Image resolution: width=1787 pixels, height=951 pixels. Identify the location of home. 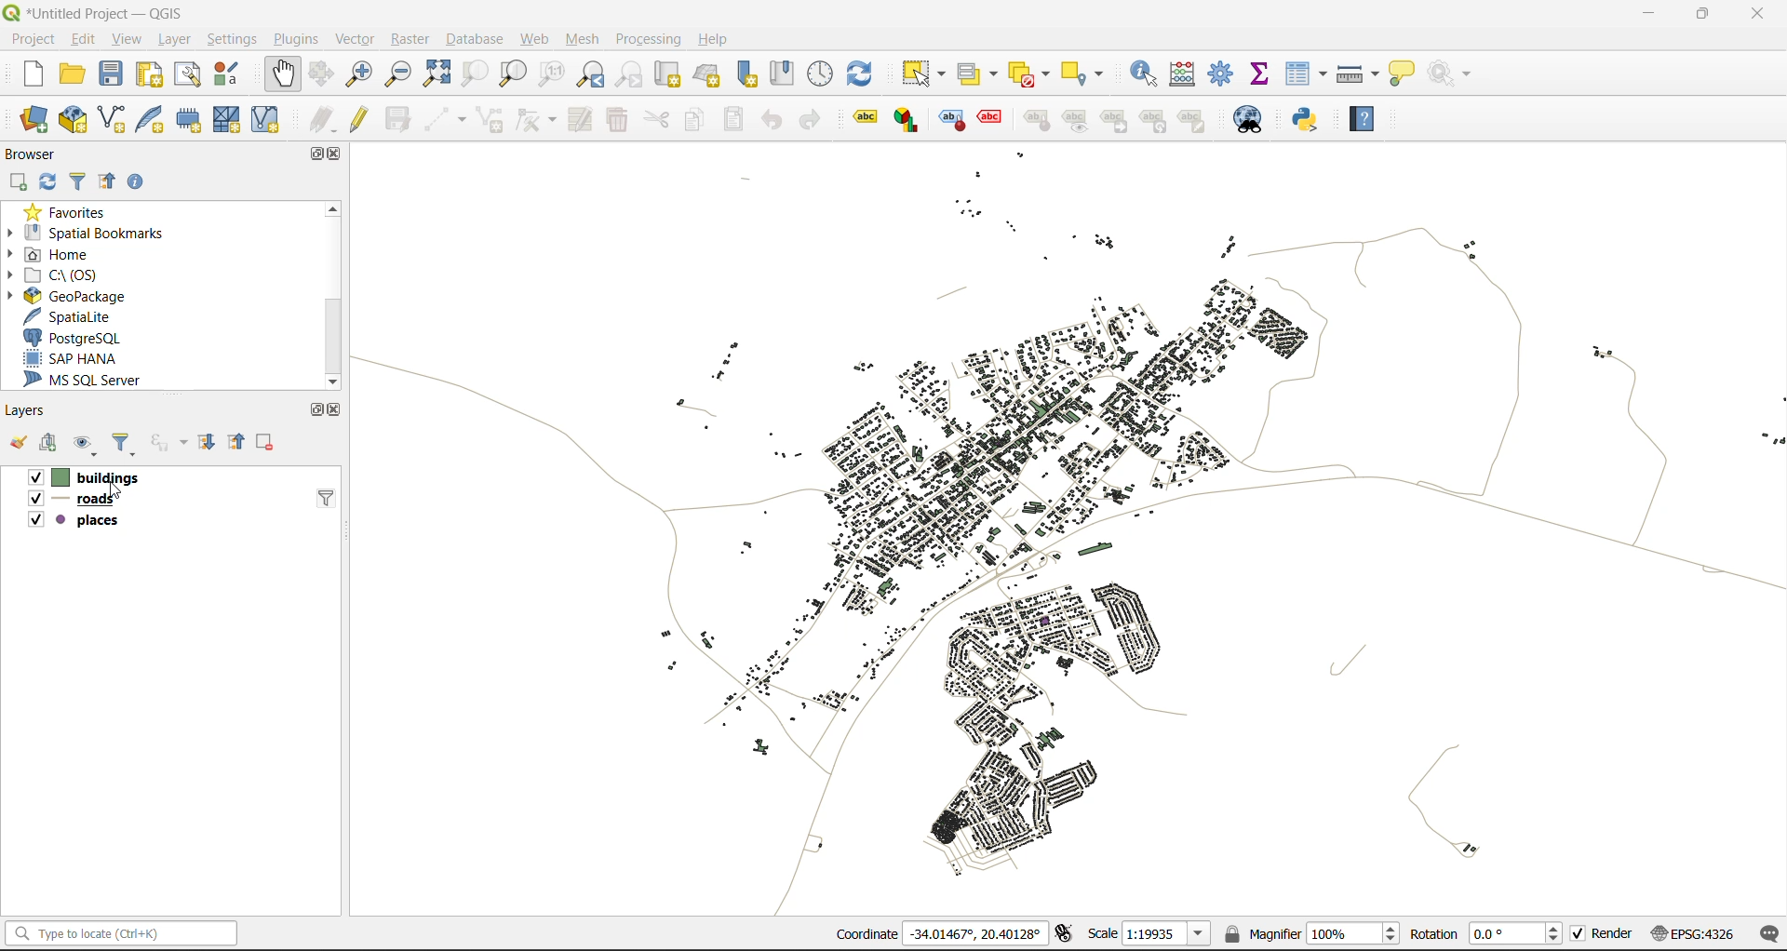
(55, 255).